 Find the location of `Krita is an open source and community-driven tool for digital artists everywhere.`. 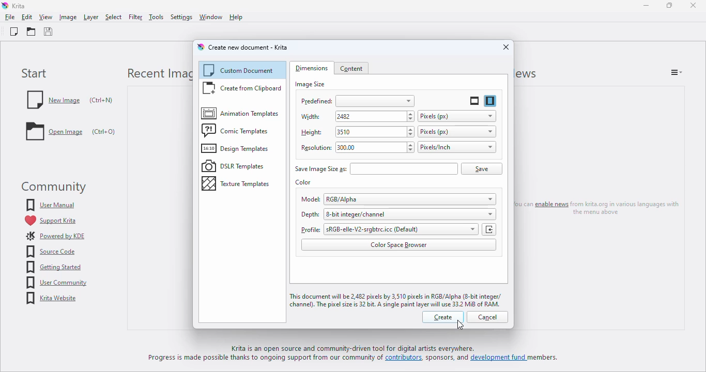

Krita is an open source and community-driven tool for digital artists everywhere. is located at coordinates (365, 348).